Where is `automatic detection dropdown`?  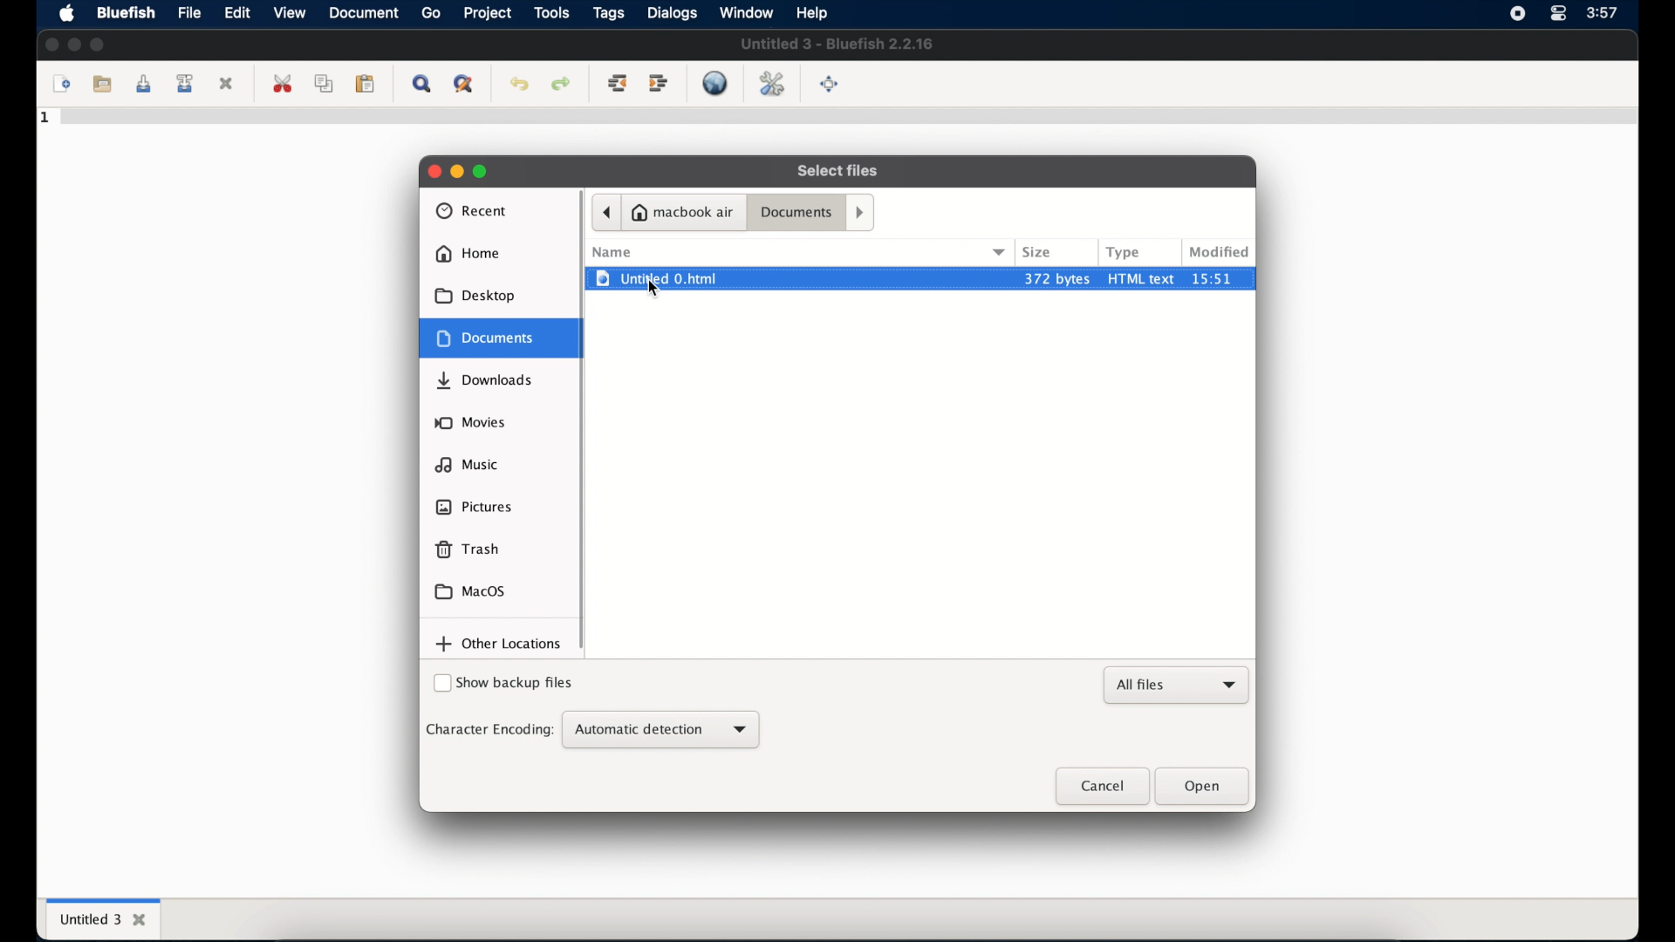 automatic detection dropdown is located at coordinates (660, 730).